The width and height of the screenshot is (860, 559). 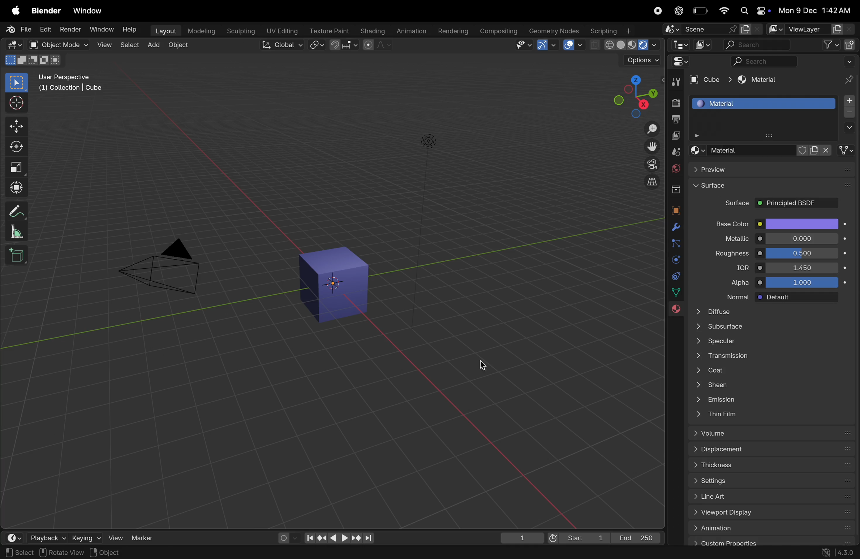 What do you see at coordinates (772, 415) in the screenshot?
I see `this fan` at bounding box center [772, 415].